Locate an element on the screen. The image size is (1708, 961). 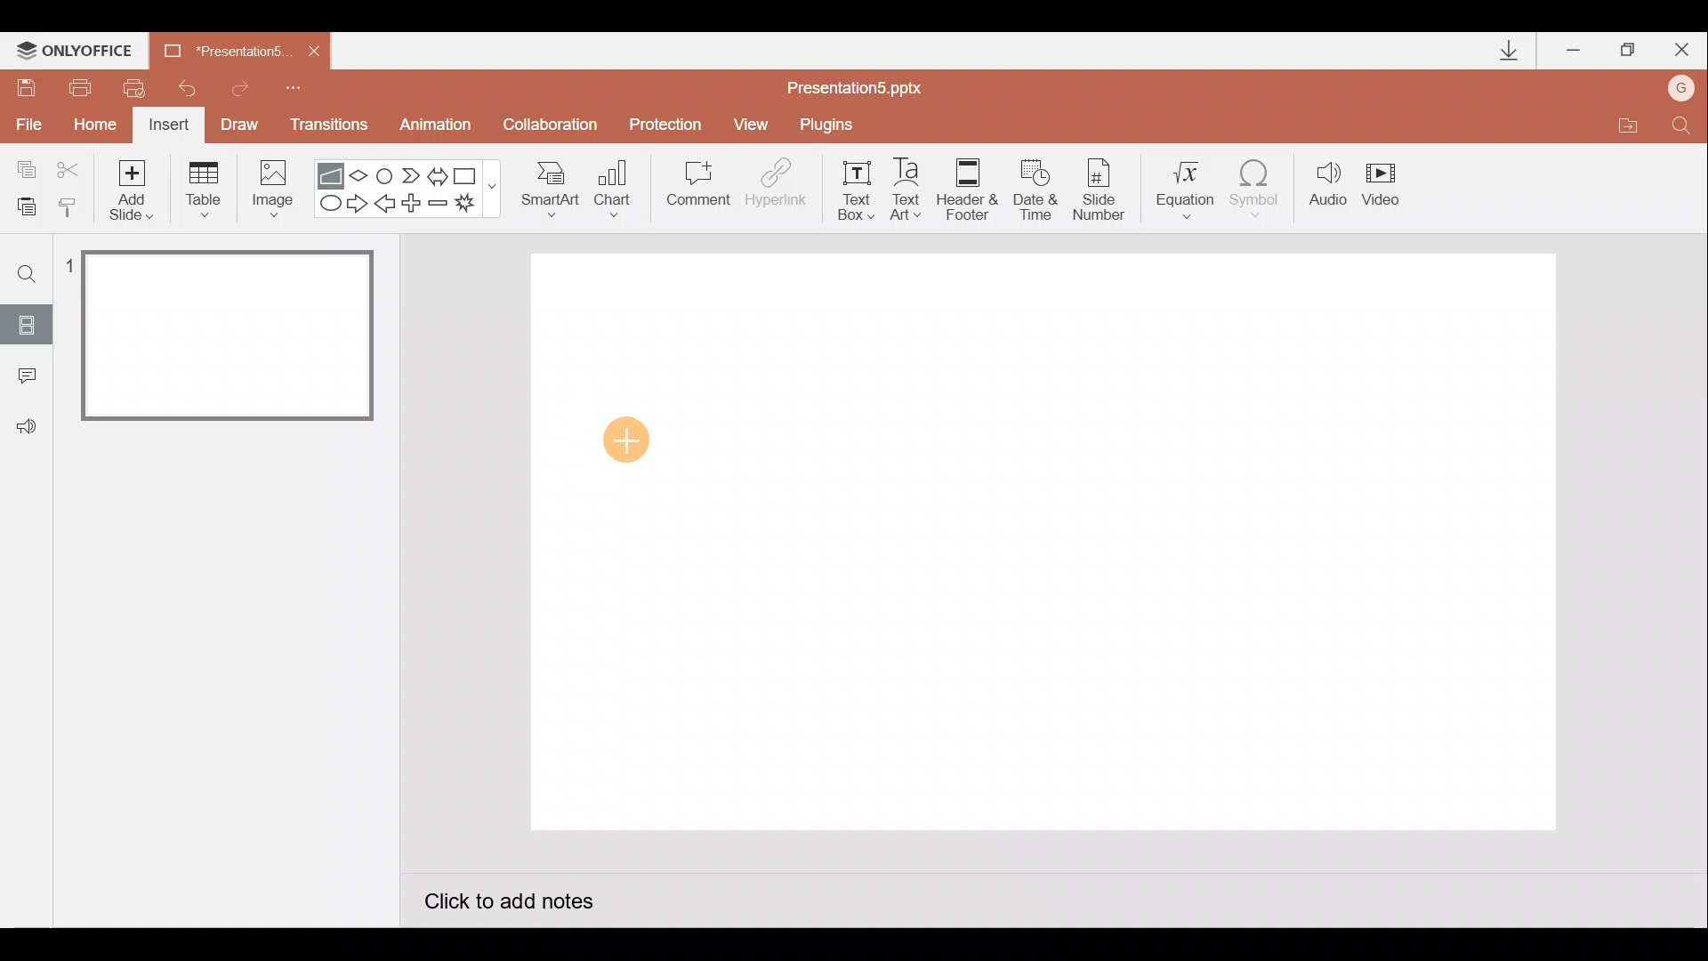
ONLYOFFICE is located at coordinates (78, 51).